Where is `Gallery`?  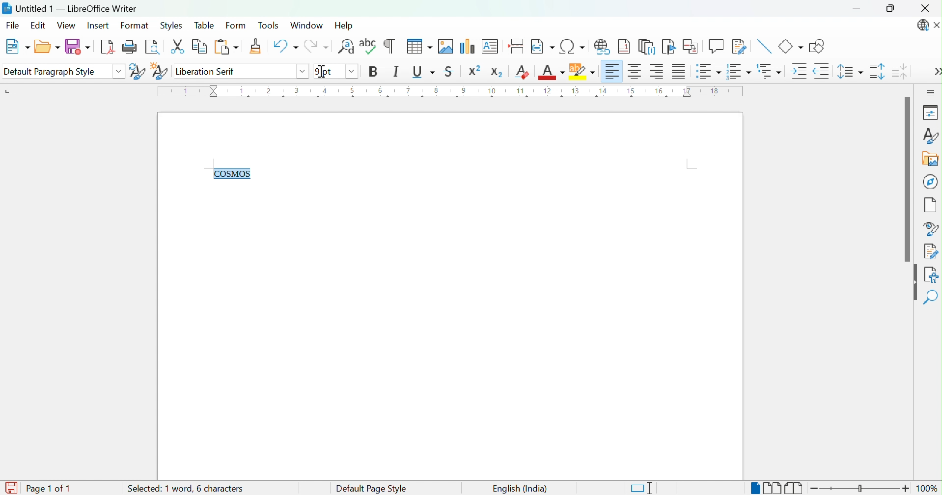 Gallery is located at coordinates (930, 160).